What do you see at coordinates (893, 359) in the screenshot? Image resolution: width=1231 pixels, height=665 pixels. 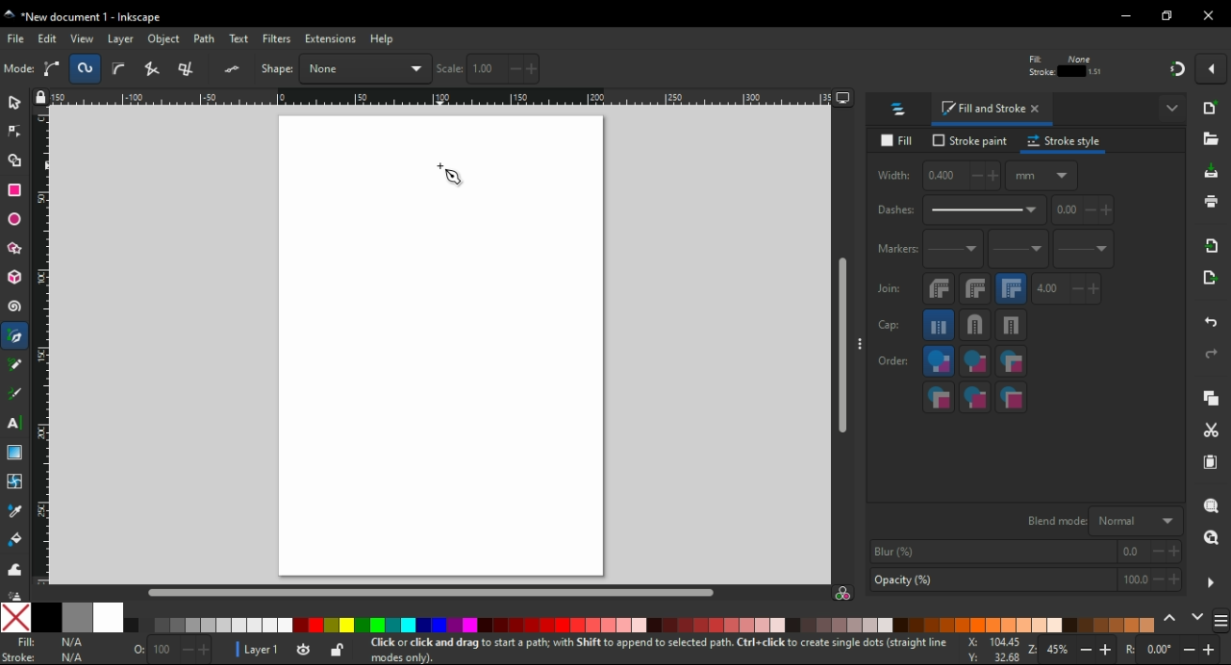 I see `order` at bounding box center [893, 359].